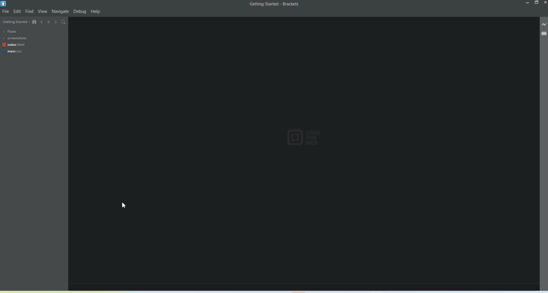 This screenshot has width=548, height=293. Describe the element at coordinates (537, 3) in the screenshot. I see `Maximize` at that location.